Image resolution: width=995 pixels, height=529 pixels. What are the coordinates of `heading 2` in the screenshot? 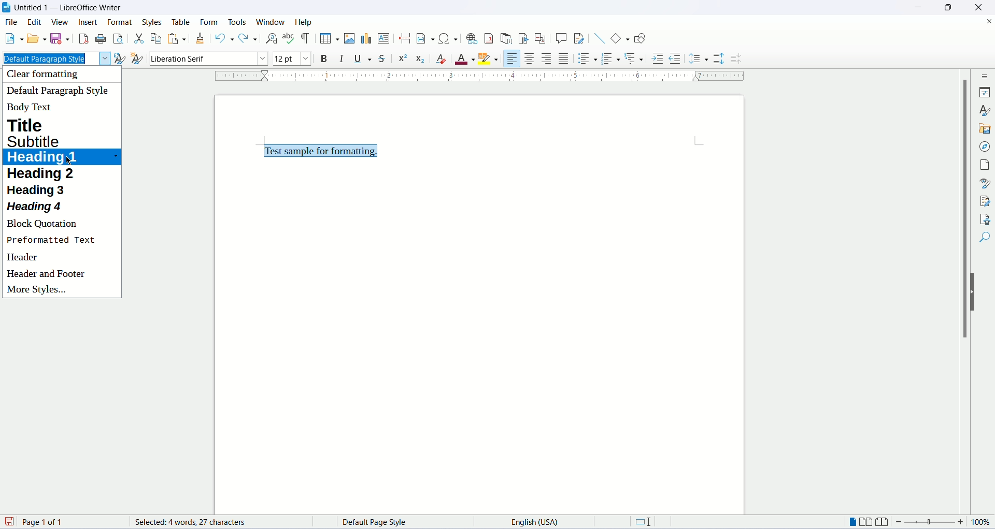 It's located at (42, 174).